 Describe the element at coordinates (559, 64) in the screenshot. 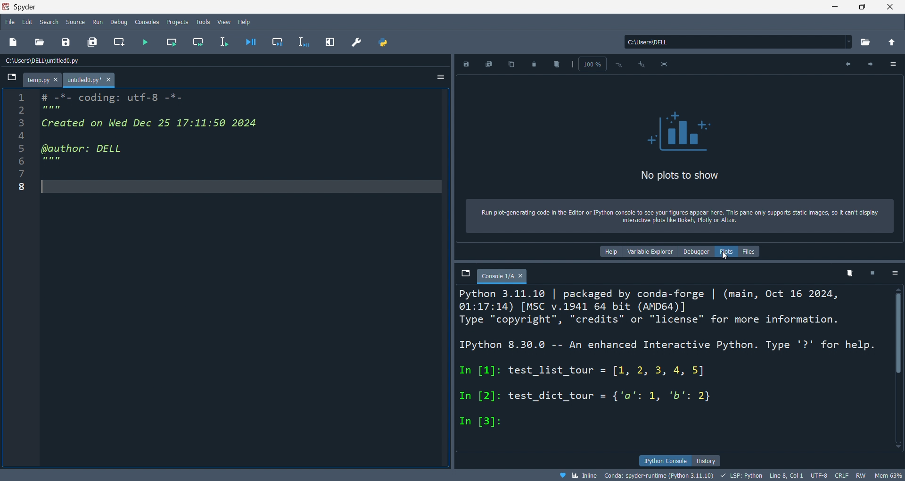

I see `delete all` at that location.